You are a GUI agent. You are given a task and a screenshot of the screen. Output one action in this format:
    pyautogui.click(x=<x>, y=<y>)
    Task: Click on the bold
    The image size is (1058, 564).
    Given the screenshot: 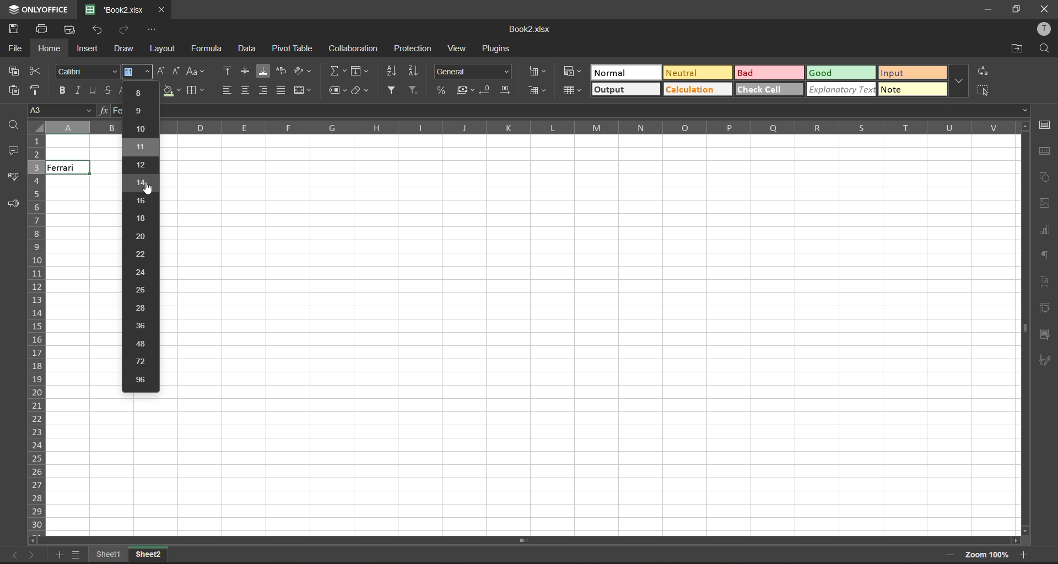 What is the action you would take?
    pyautogui.click(x=62, y=91)
    